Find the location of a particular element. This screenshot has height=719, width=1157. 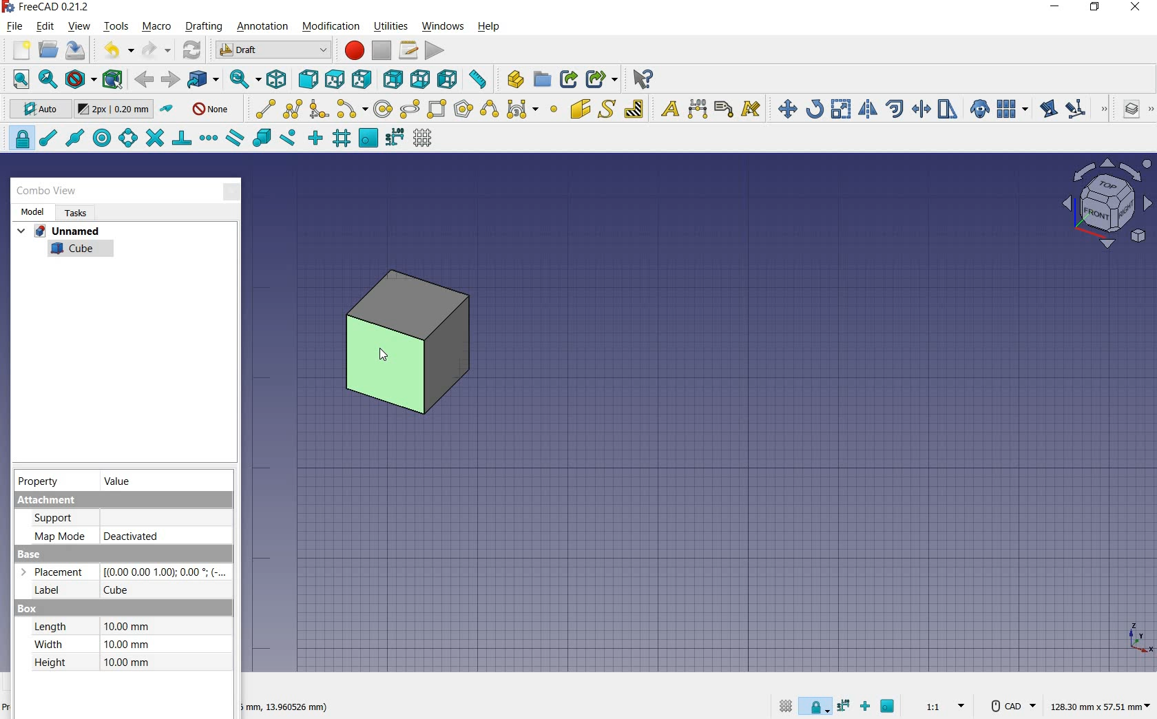

Height: 10.00 mm is located at coordinates (94, 663).